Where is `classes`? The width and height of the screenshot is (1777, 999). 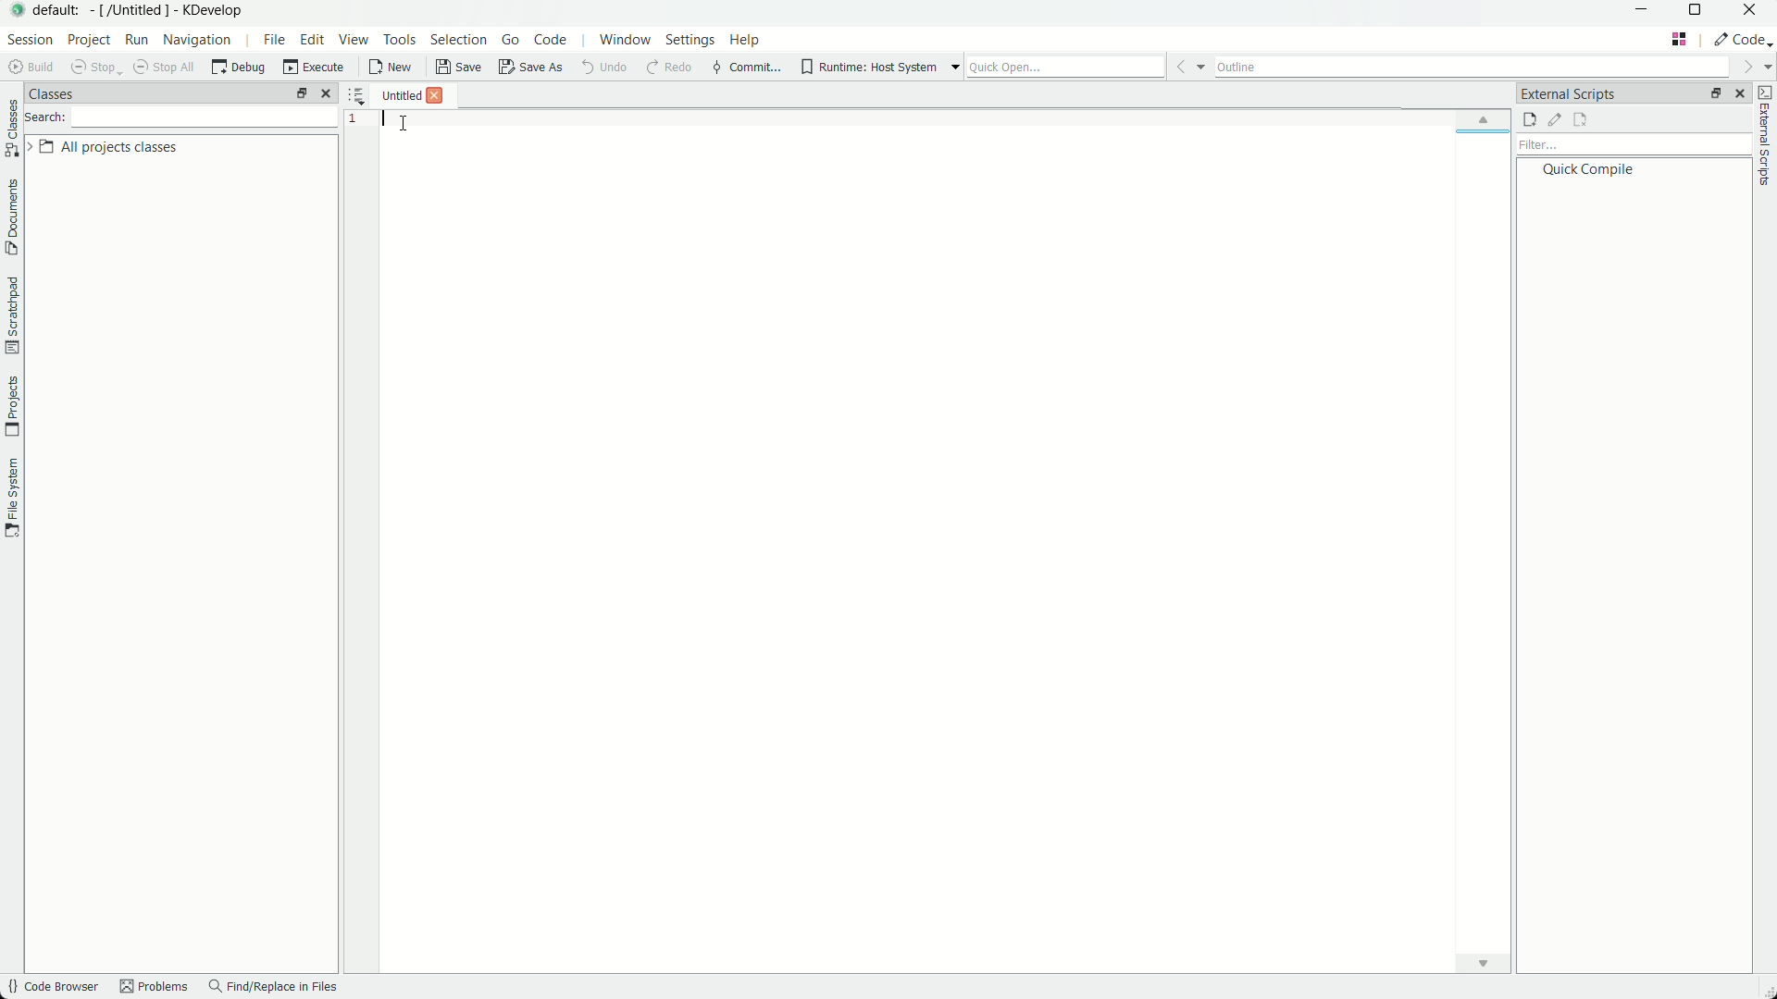 classes is located at coordinates (60, 93).